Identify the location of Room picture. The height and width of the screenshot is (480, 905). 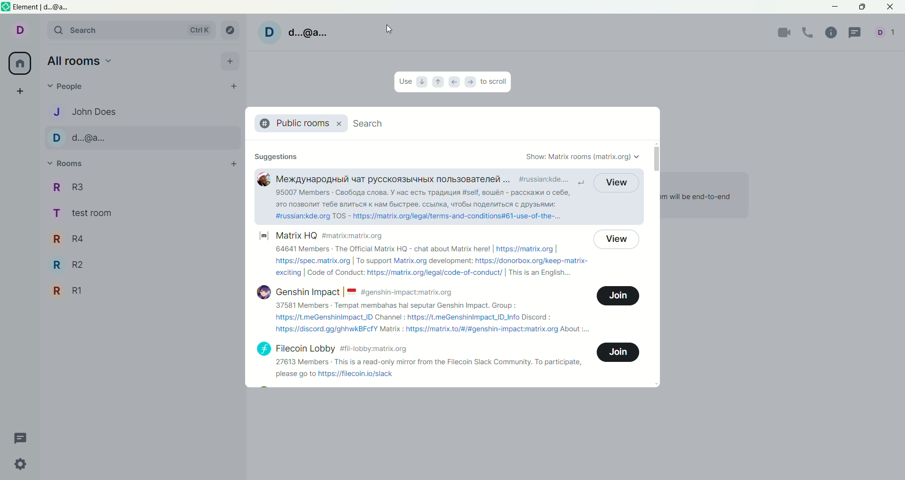
(263, 179).